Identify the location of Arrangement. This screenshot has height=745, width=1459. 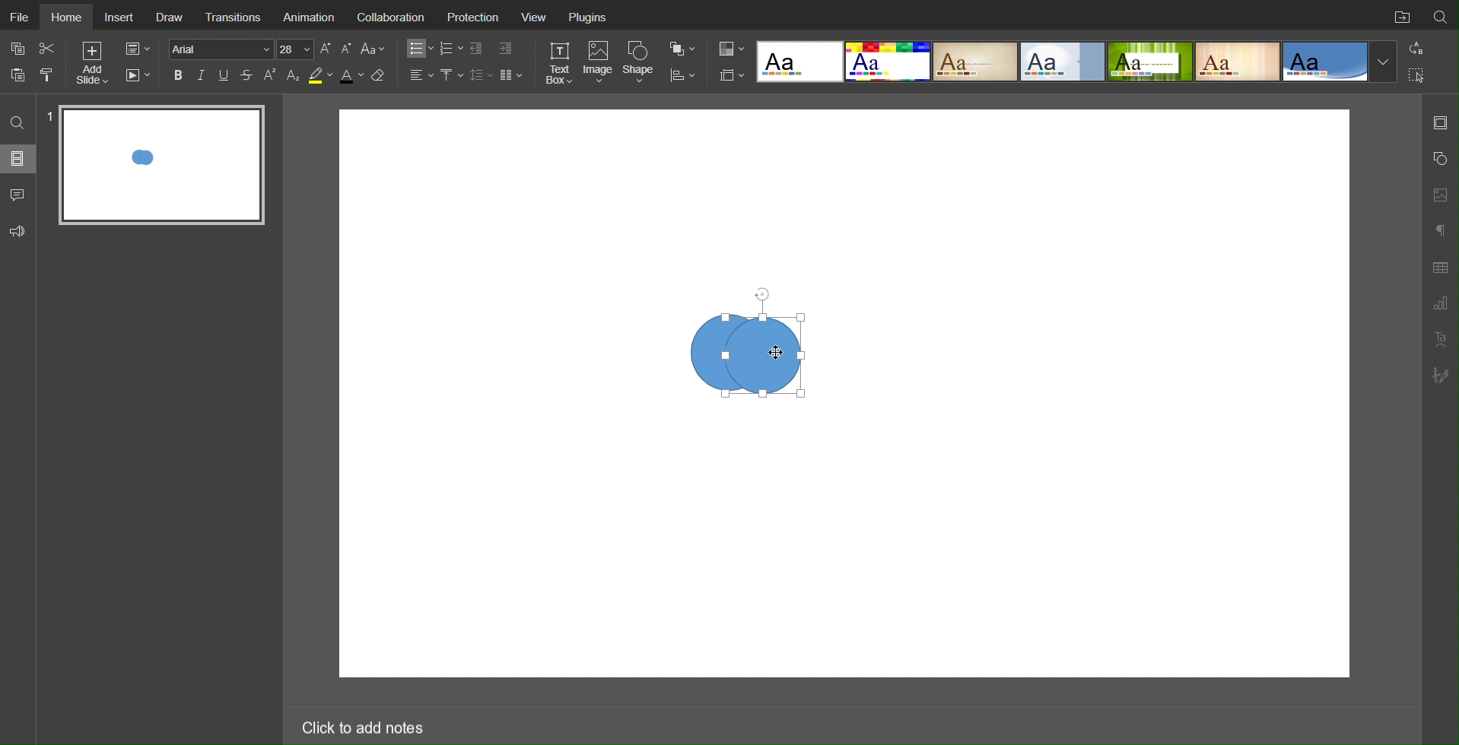
(682, 47).